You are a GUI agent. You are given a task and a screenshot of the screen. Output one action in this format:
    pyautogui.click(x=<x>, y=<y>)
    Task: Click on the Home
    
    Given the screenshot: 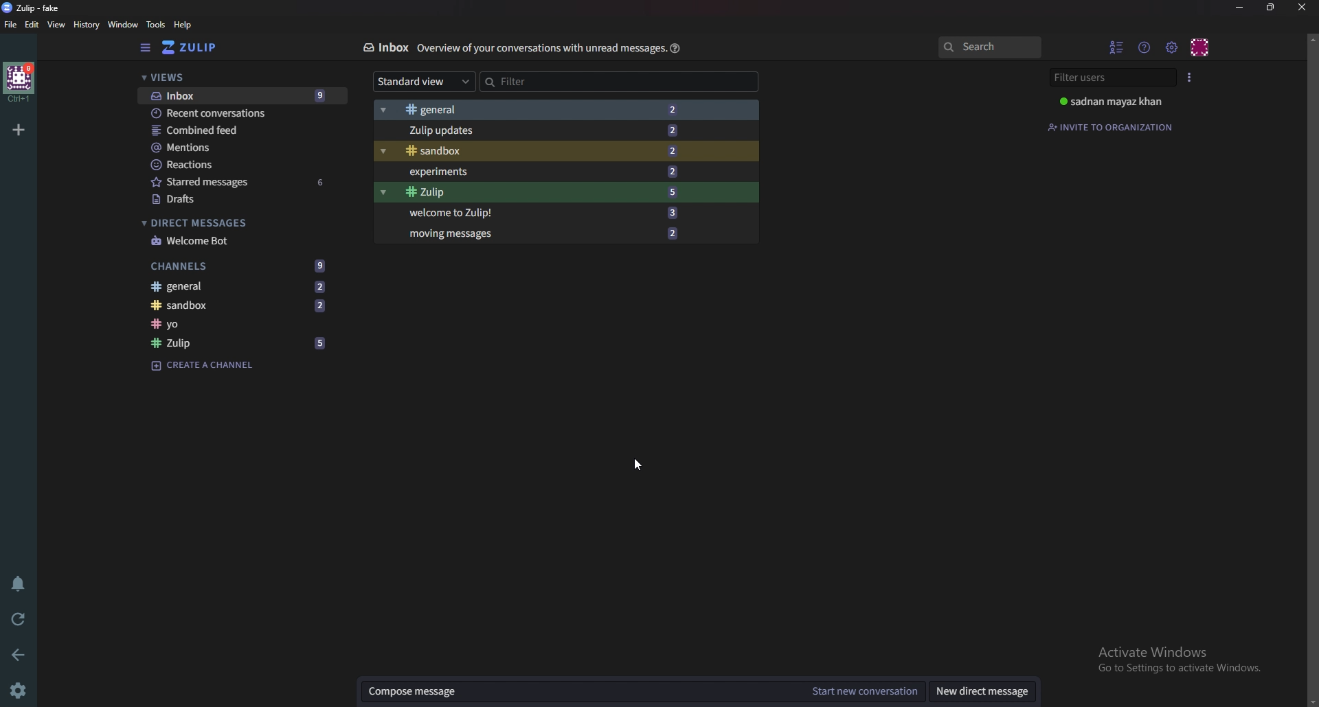 What is the action you would take?
    pyautogui.click(x=21, y=83)
    